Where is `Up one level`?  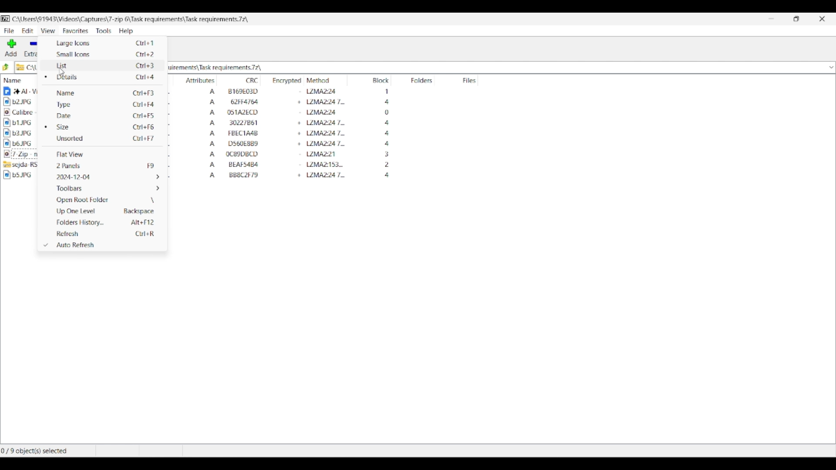 Up one level is located at coordinates (104, 211).